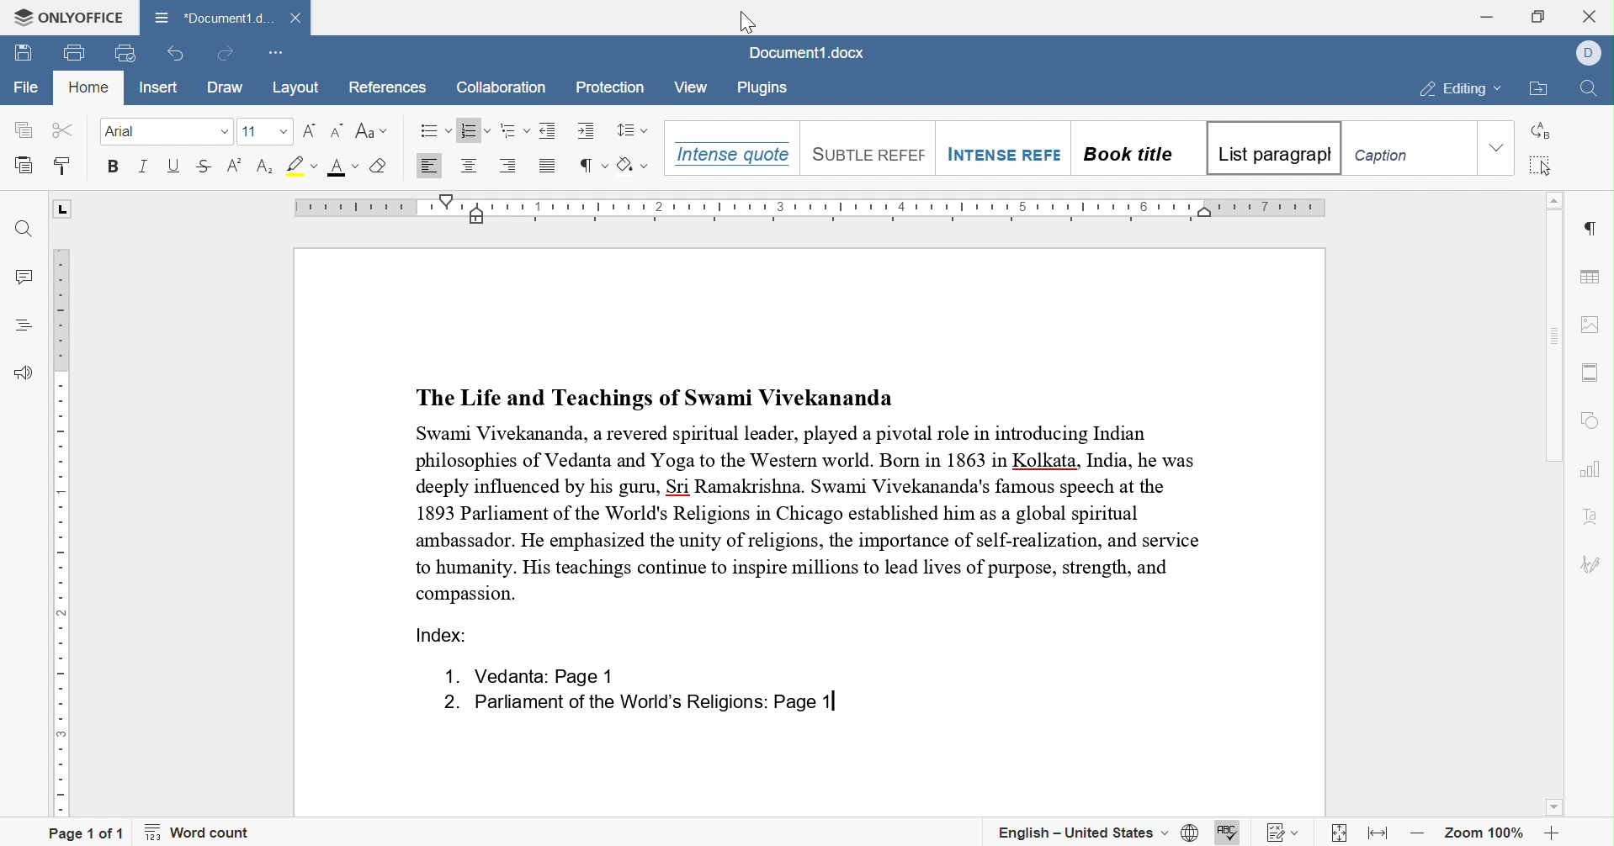  What do you see at coordinates (161, 87) in the screenshot?
I see `insert` at bounding box center [161, 87].